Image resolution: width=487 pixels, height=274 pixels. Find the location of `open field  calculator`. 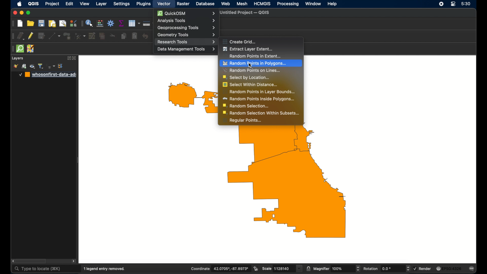

open field  calculator is located at coordinates (100, 24).